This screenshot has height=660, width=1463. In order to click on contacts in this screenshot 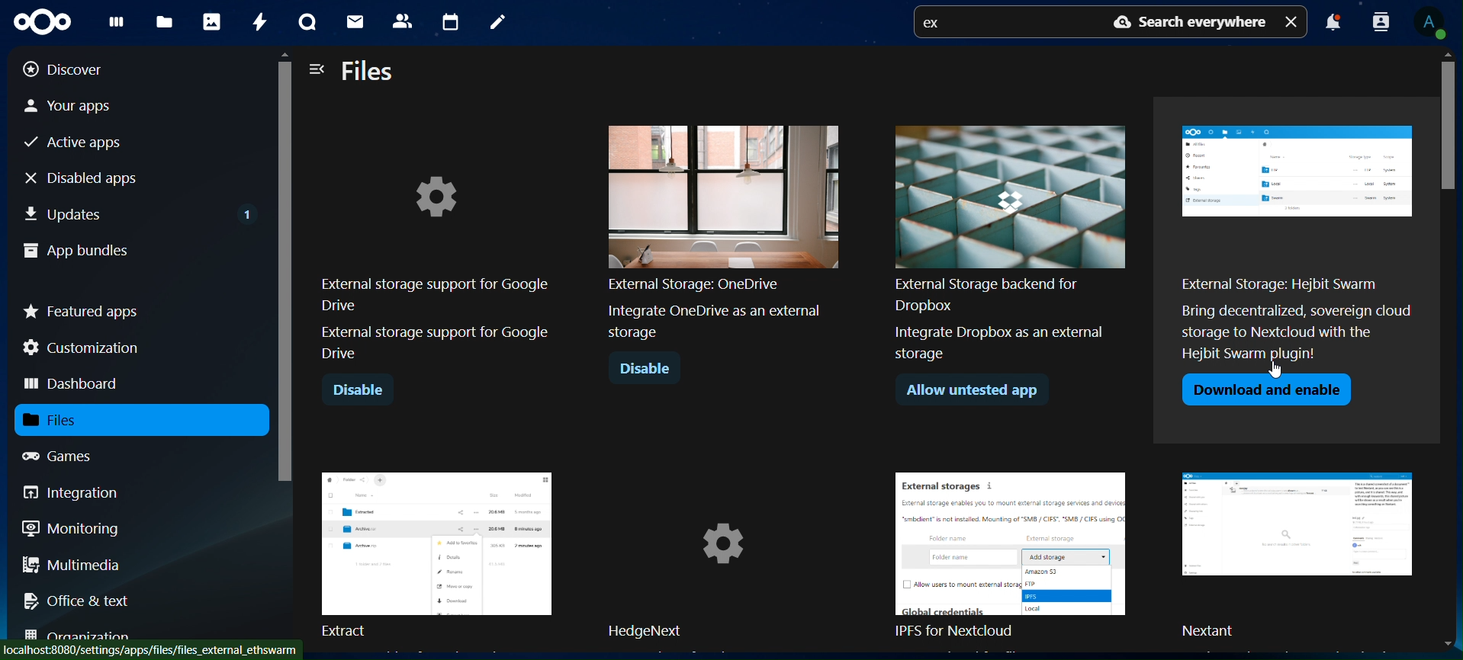, I will do `click(402, 20)`.